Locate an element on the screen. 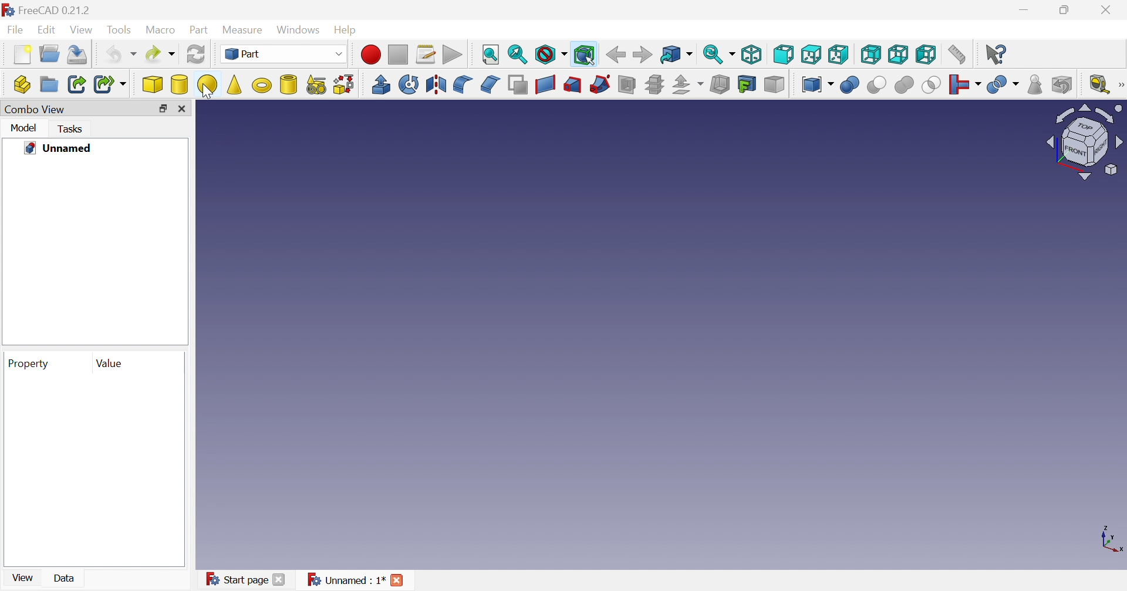 Image resolution: width=1127 pixels, height=591 pixels. Forward is located at coordinates (643, 56).